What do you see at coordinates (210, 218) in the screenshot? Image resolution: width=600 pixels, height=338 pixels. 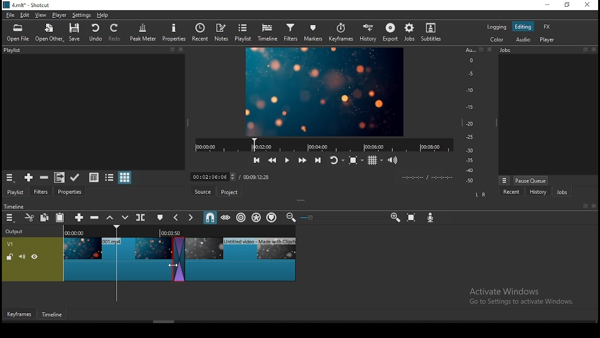 I see `snap` at bounding box center [210, 218].